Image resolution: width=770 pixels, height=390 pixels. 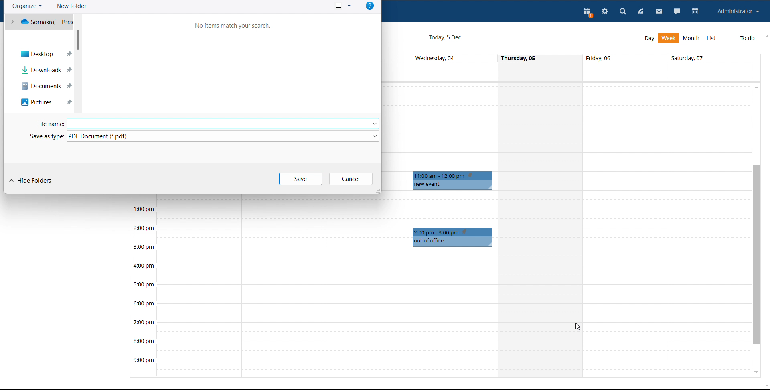 I want to click on scroll up, so click(x=755, y=88).